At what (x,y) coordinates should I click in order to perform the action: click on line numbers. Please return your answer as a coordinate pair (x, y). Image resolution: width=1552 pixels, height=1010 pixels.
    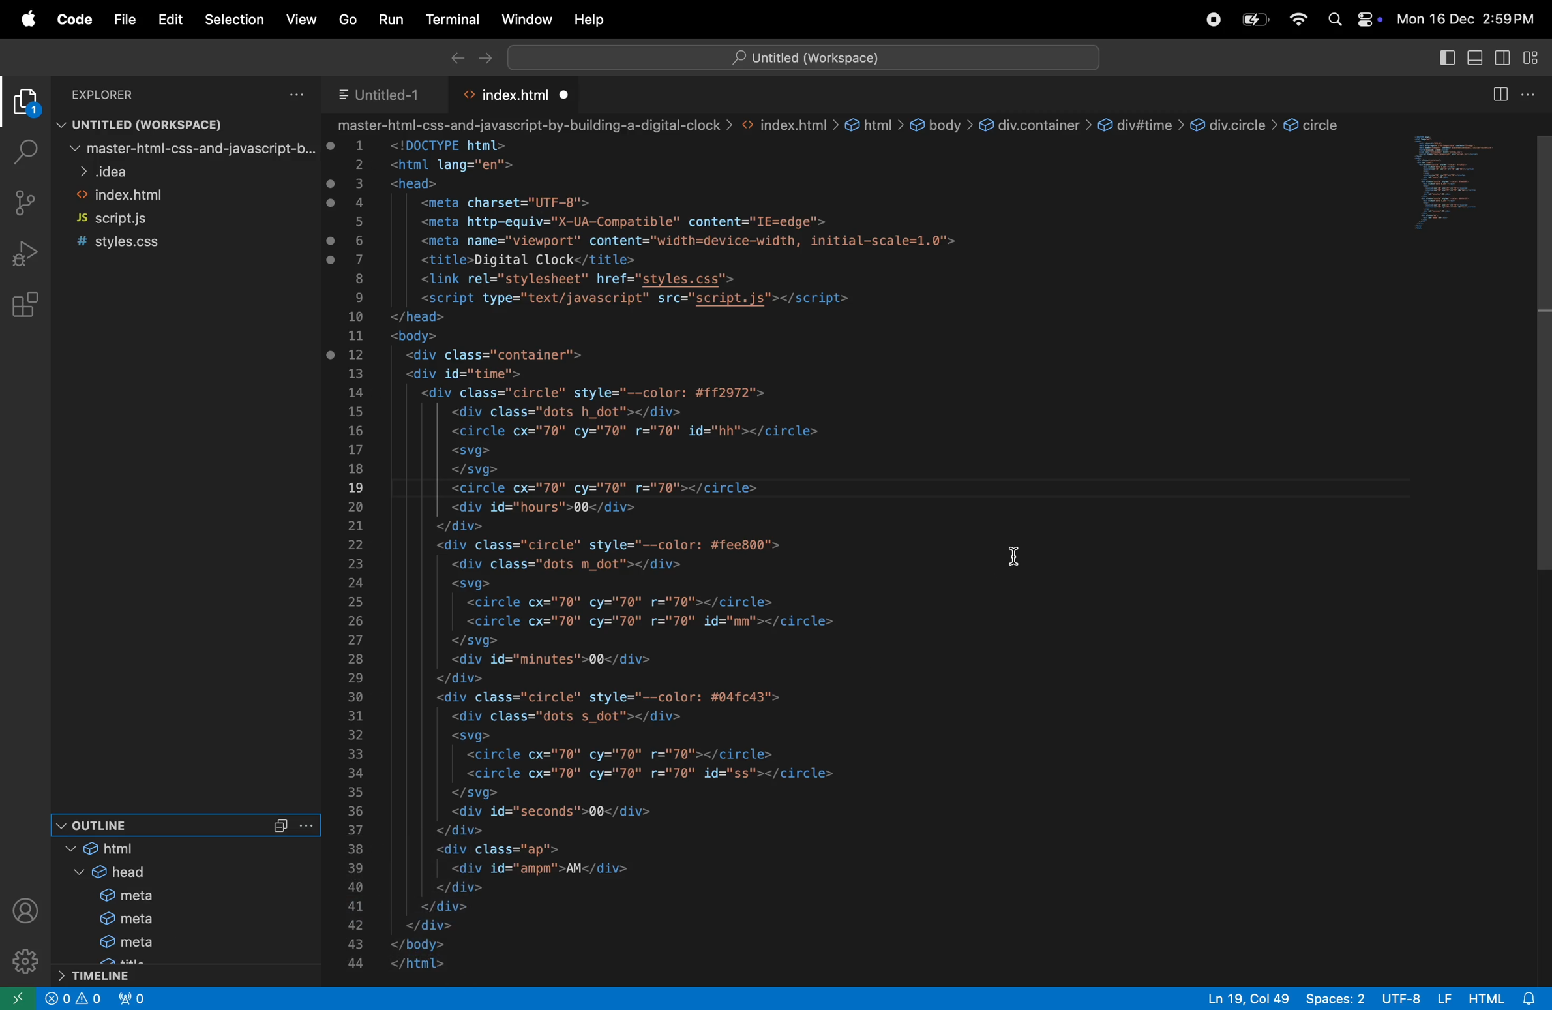
    Looking at the image, I should click on (356, 555).